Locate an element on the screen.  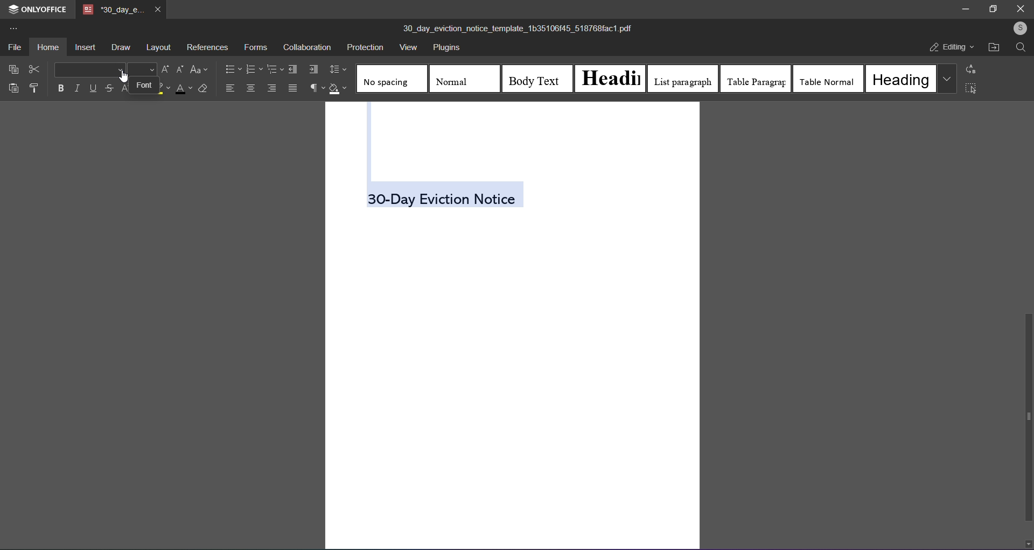
search is located at coordinates (1022, 48).